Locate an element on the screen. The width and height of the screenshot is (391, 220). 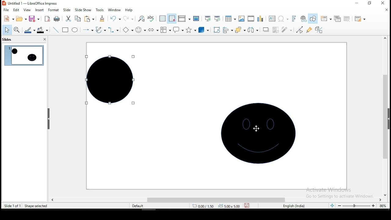
symbol shapes is located at coordinates (140, 30).